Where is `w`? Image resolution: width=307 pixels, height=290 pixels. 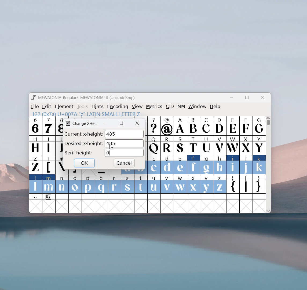 w is located at coordinates (180, 184).